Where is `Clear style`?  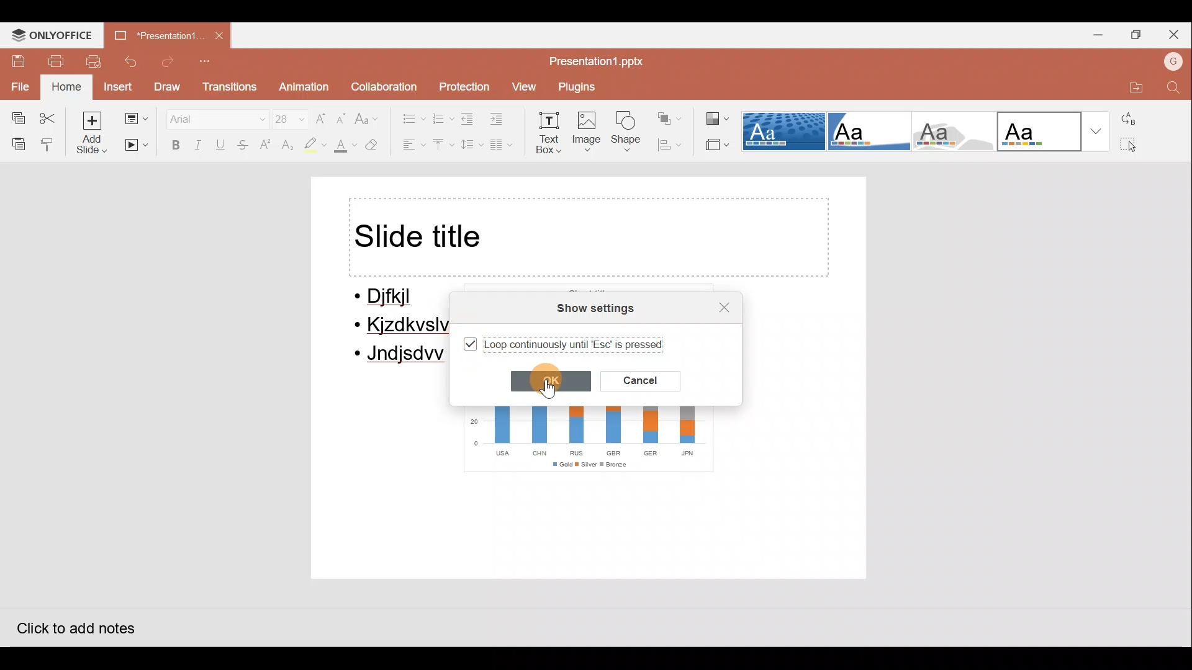 Clear style is located at coordinates (377, 146).